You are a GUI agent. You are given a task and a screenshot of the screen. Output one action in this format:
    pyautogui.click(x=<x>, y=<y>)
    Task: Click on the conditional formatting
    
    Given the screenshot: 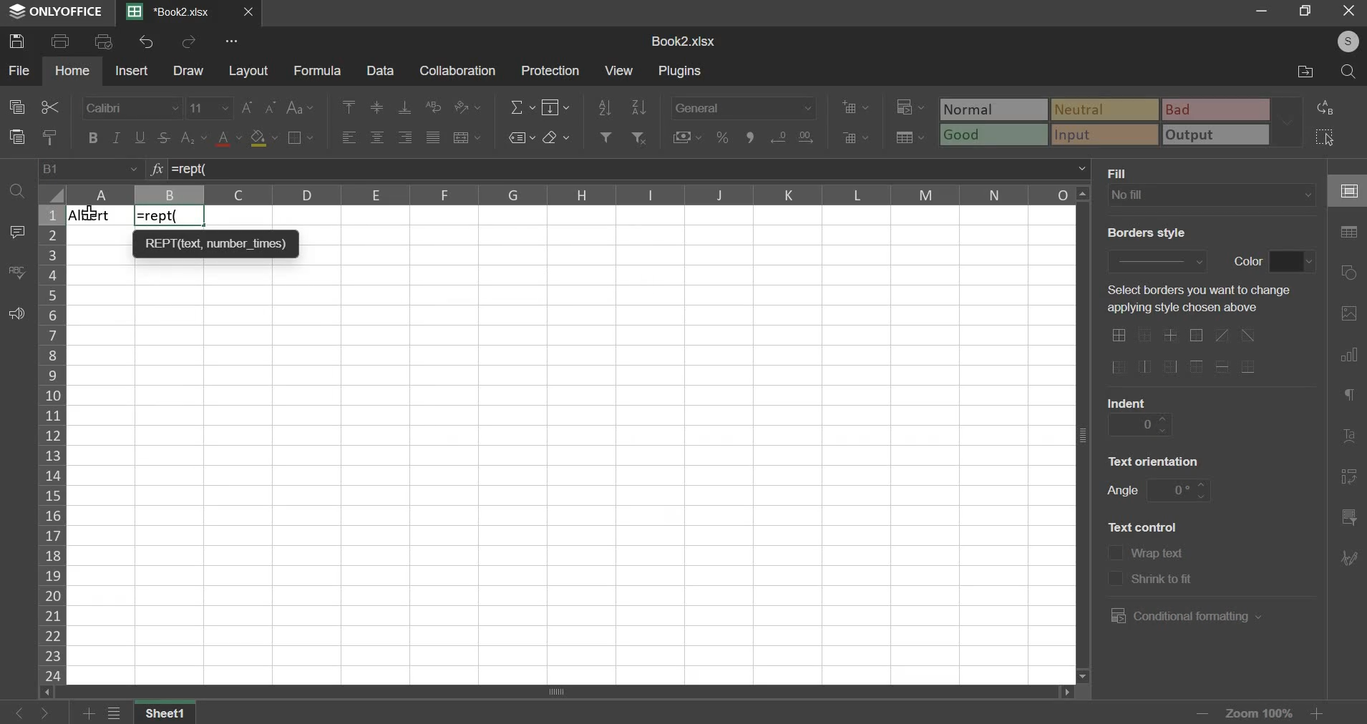 What is the action you would take?
    pyautogui.click(x=910, y=105)
    